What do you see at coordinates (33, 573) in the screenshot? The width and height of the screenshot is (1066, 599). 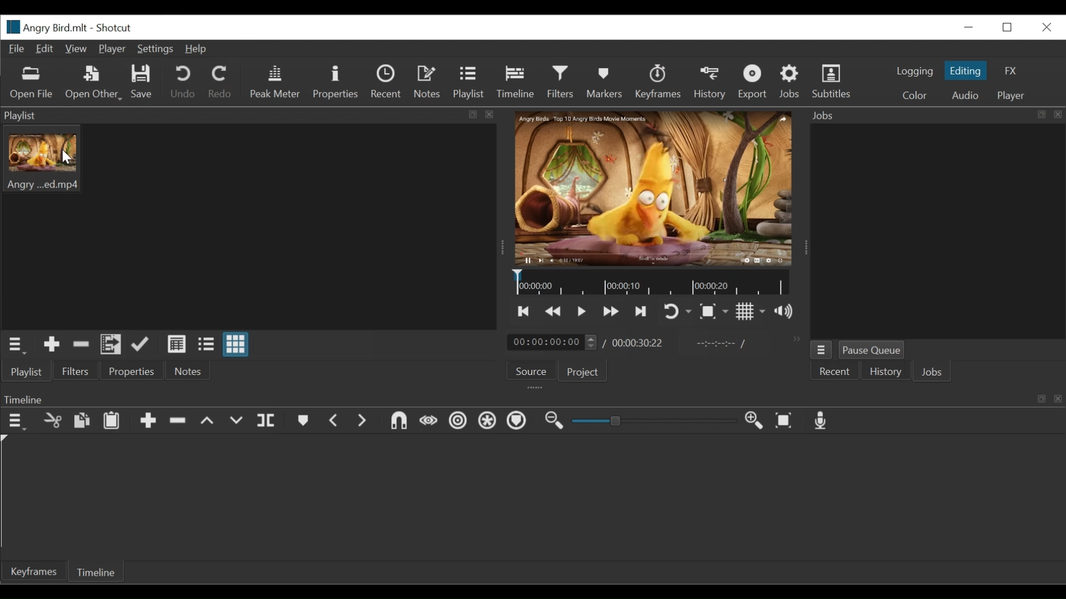 I see `Keyframe` at bounding box center [33, 573].